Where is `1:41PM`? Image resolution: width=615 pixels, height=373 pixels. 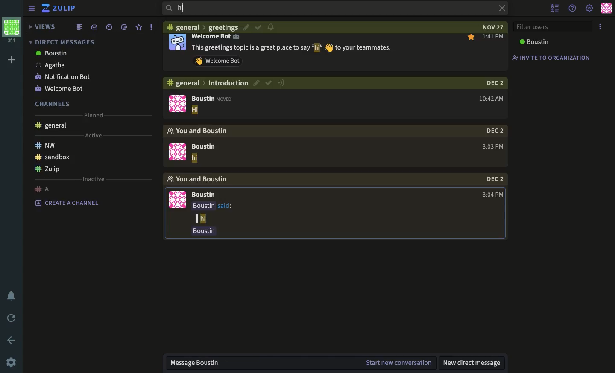 1:41PM is located at coordinates (487, 37).